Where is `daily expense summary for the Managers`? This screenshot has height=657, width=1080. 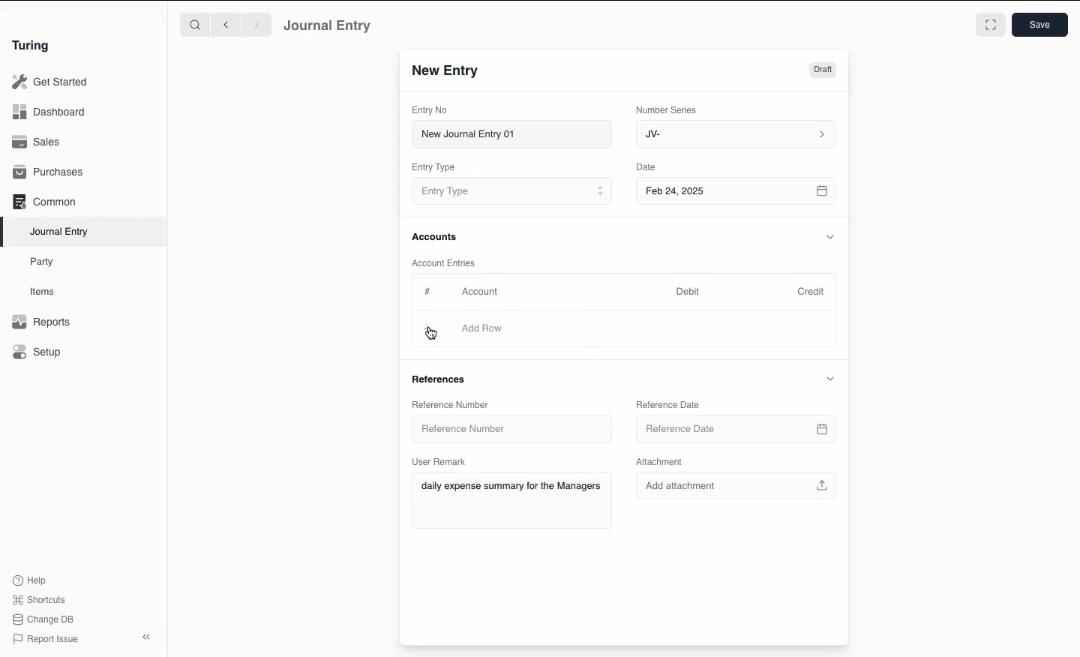
daily expense summary for the Managers is located at coordinates (511, 490).